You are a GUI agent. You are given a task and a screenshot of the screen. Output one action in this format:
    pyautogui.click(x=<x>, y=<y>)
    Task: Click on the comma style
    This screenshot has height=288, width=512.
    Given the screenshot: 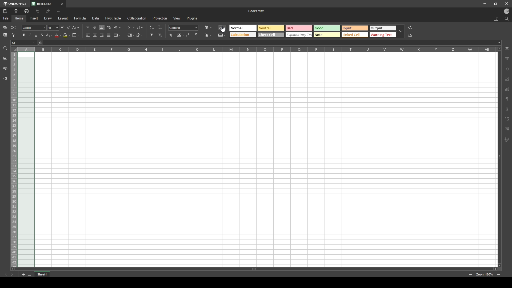 What is the action you would take?
    pyautogui.click(x=181, y=35)
    